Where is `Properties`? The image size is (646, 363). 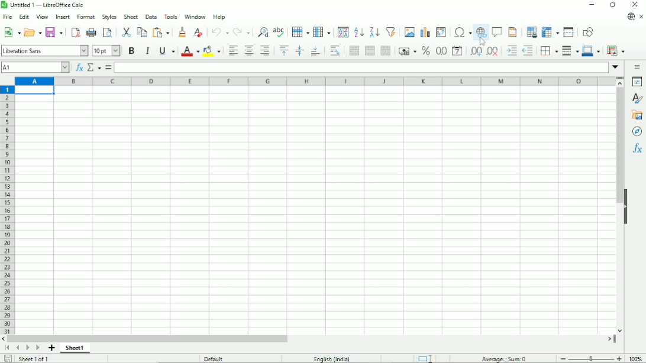 Properties is located at coordinates (637, 82).